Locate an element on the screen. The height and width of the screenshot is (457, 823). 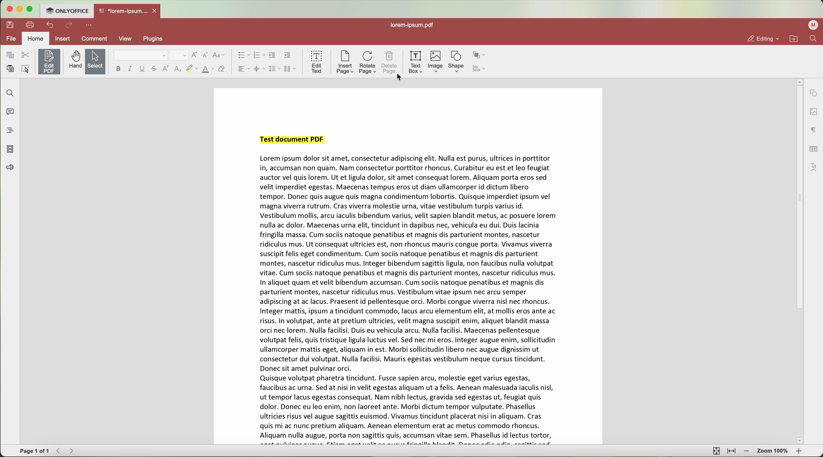
file is located at coordinates (11, 39).